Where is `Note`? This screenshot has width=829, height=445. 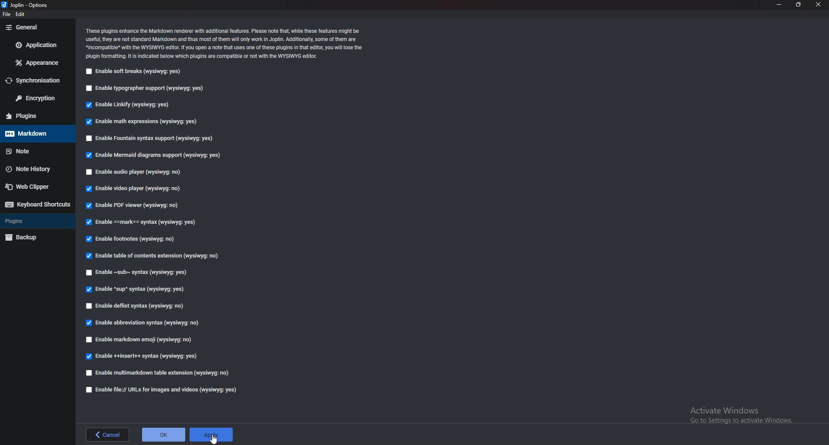 Note is located at coordinates (34, 151).